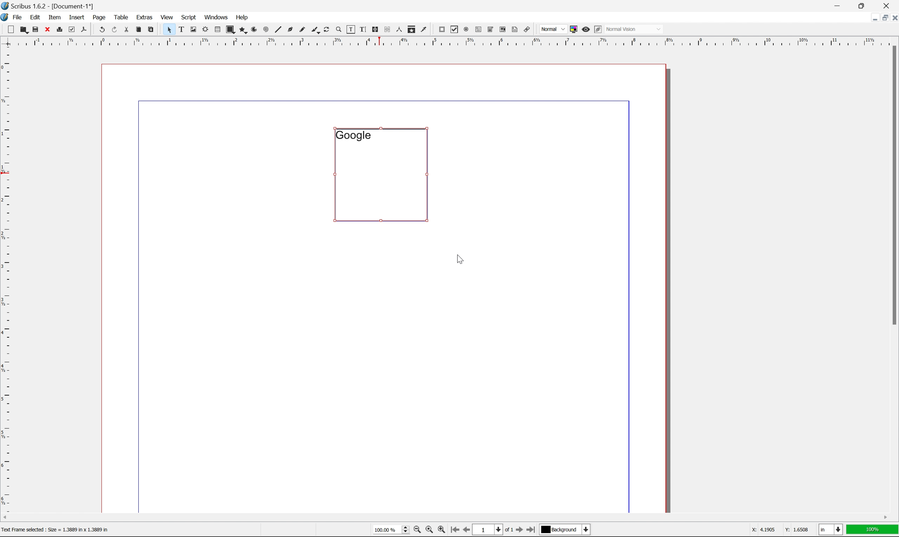  Describe the element at coordinates (23, 30) in the screenshot. I see `open` at that location.